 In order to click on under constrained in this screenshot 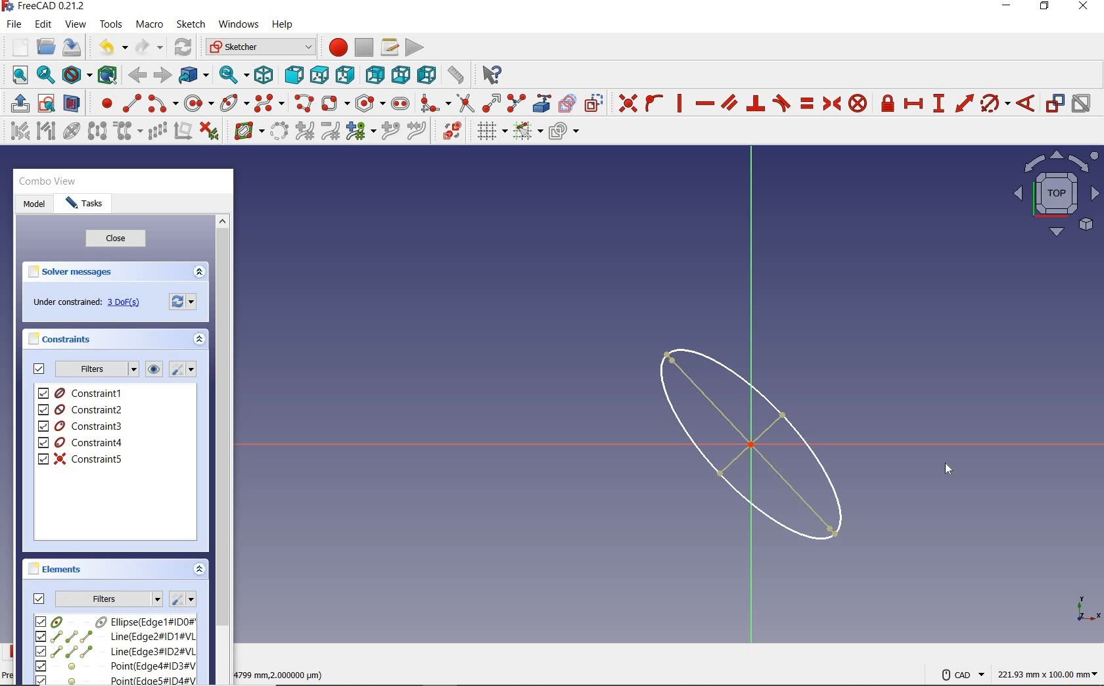, I will do `click(90, 303)`.